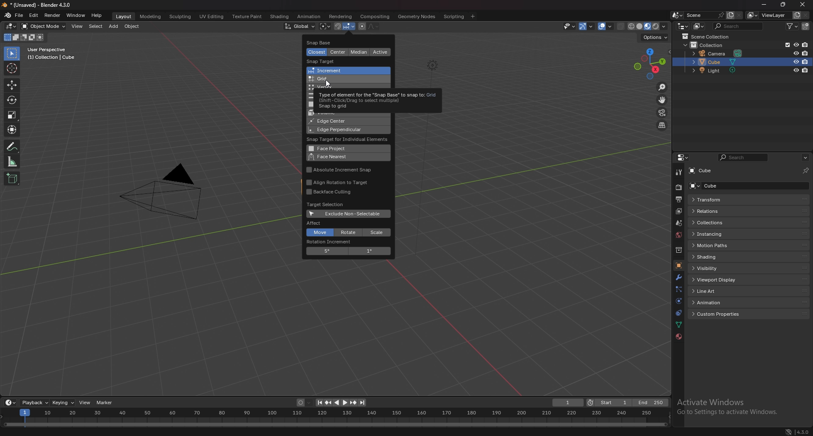 The image size is (813, 436). What do you see at coordinates (650, 403) in the screenshot?
I see `end` at bounding box center [650, 403].